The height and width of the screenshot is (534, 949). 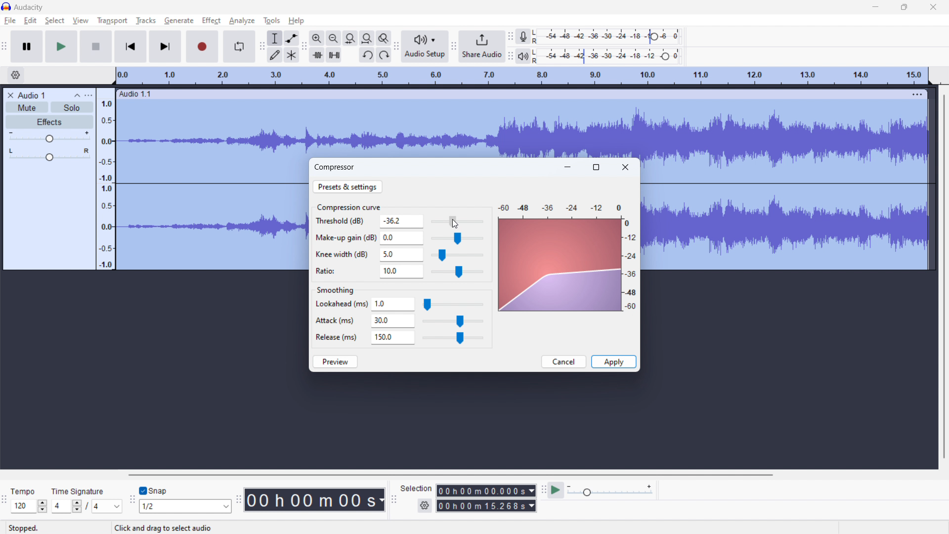 What do you see at coordinates (393, 321) in the screenshot?
I see `30.0` at bounding box center [393, 321].